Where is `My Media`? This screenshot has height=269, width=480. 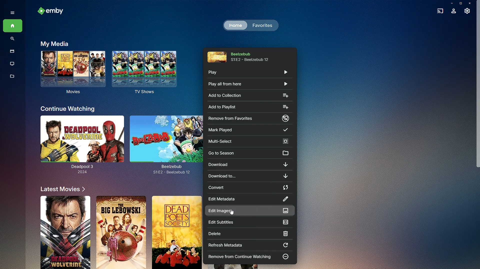 My Media is located at coordinates (53, 43).